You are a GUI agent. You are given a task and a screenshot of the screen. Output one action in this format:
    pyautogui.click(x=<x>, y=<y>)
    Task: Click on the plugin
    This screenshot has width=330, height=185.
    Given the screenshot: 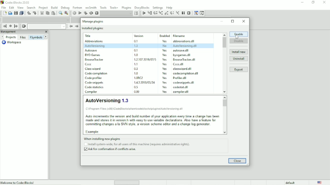 What is the action you would take?
    pyautogui.click(x=92, y=92)
    